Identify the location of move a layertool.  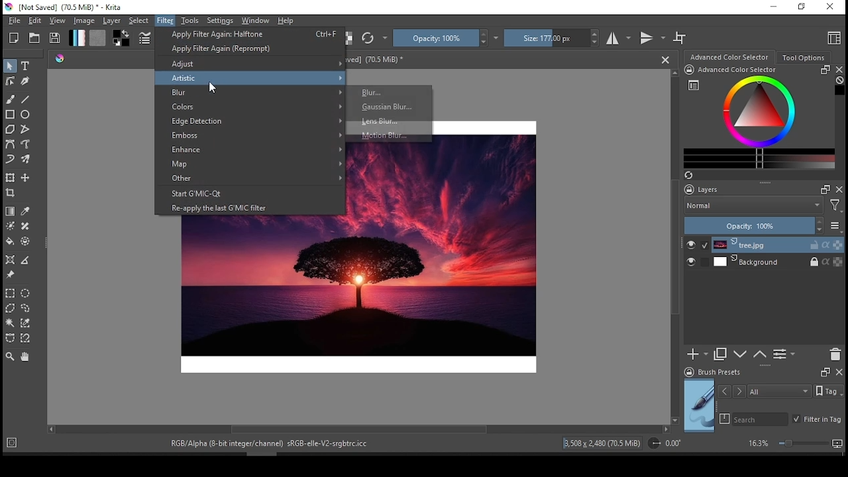
(26, 178).